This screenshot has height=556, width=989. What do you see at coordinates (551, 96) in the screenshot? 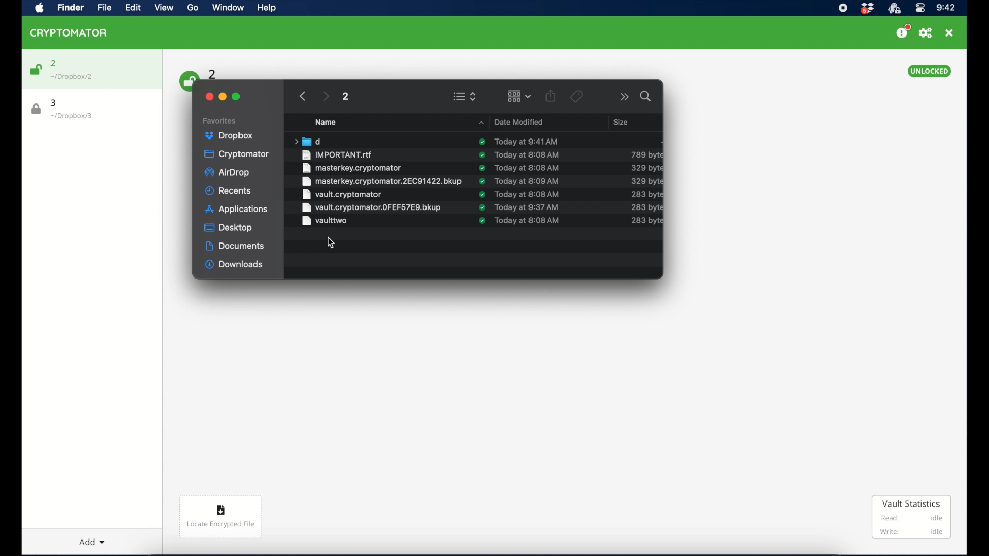
I see `share` at bounding box center [551, 96].